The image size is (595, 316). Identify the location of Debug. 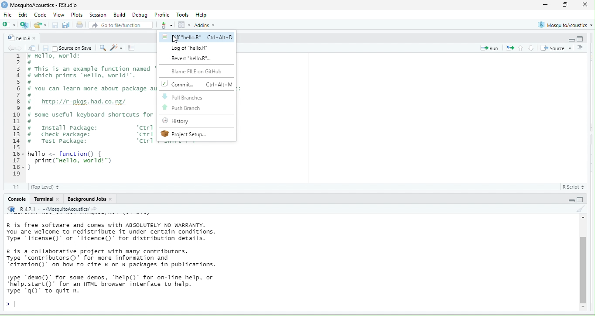
(139, 15).